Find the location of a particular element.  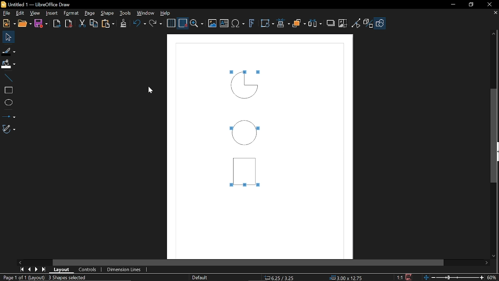

Cursor is located at coordinates (149, 90).